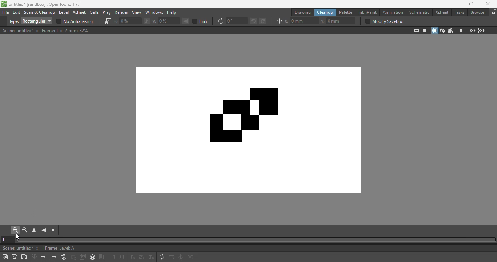  I want to click on Auto Input cell number, so click(92, 257).